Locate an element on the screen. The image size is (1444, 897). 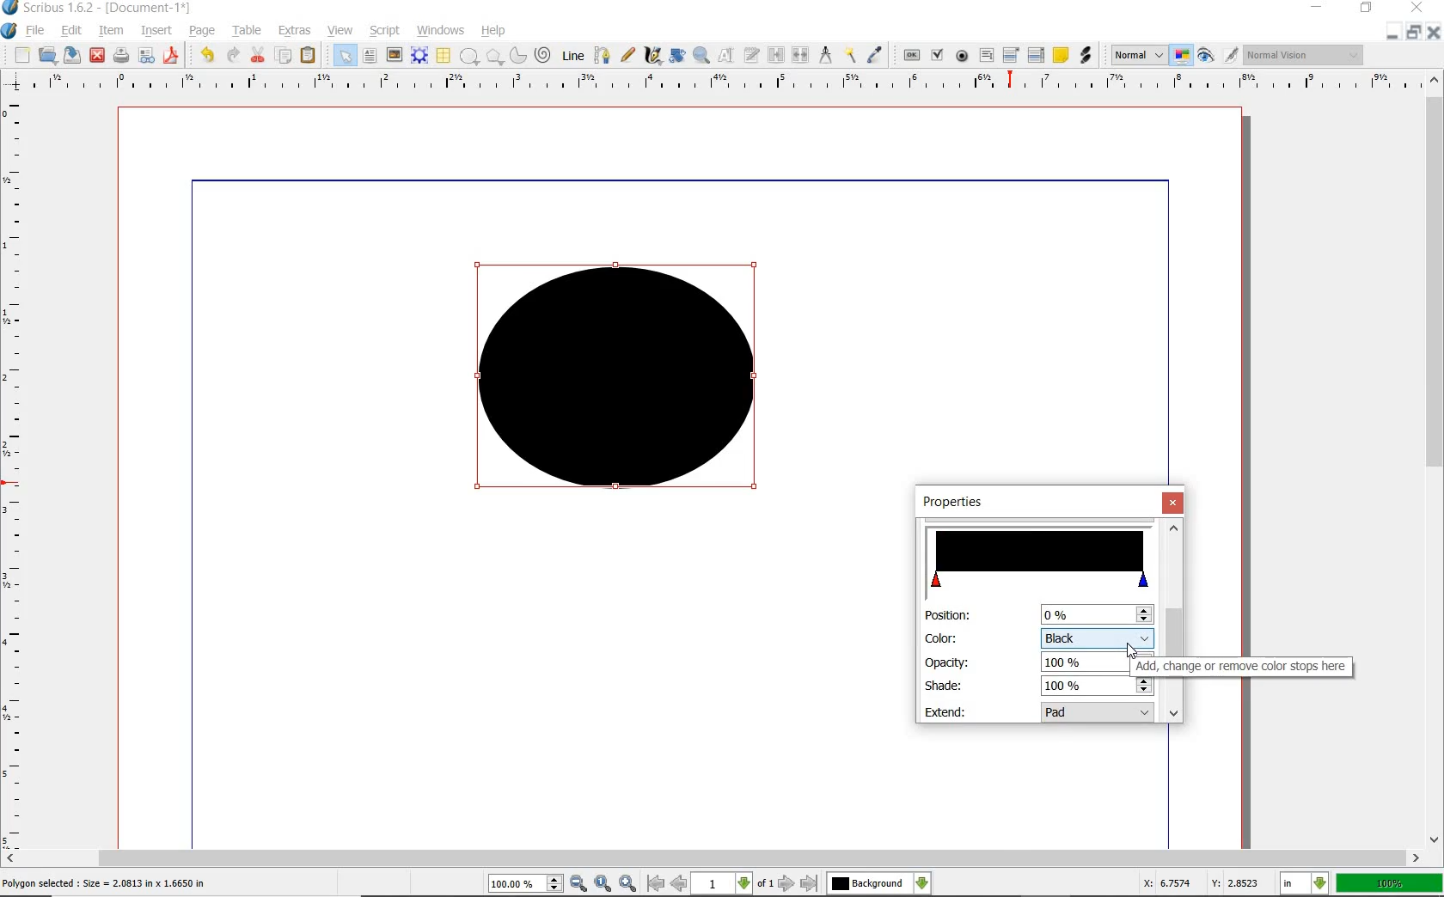
TEXT ANNOATATION is located at coordinates (1060, 54).